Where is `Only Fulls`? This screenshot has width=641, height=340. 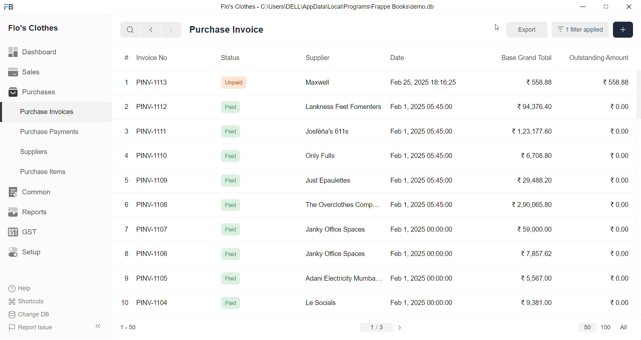
Only Fulls is located at coordinates (323, 157).